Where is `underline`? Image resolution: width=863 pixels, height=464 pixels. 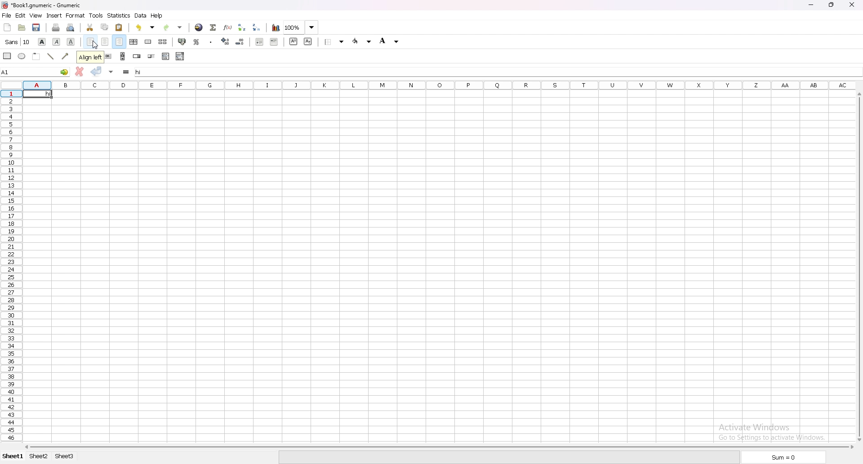 underline is located at coordinates (71, 42).